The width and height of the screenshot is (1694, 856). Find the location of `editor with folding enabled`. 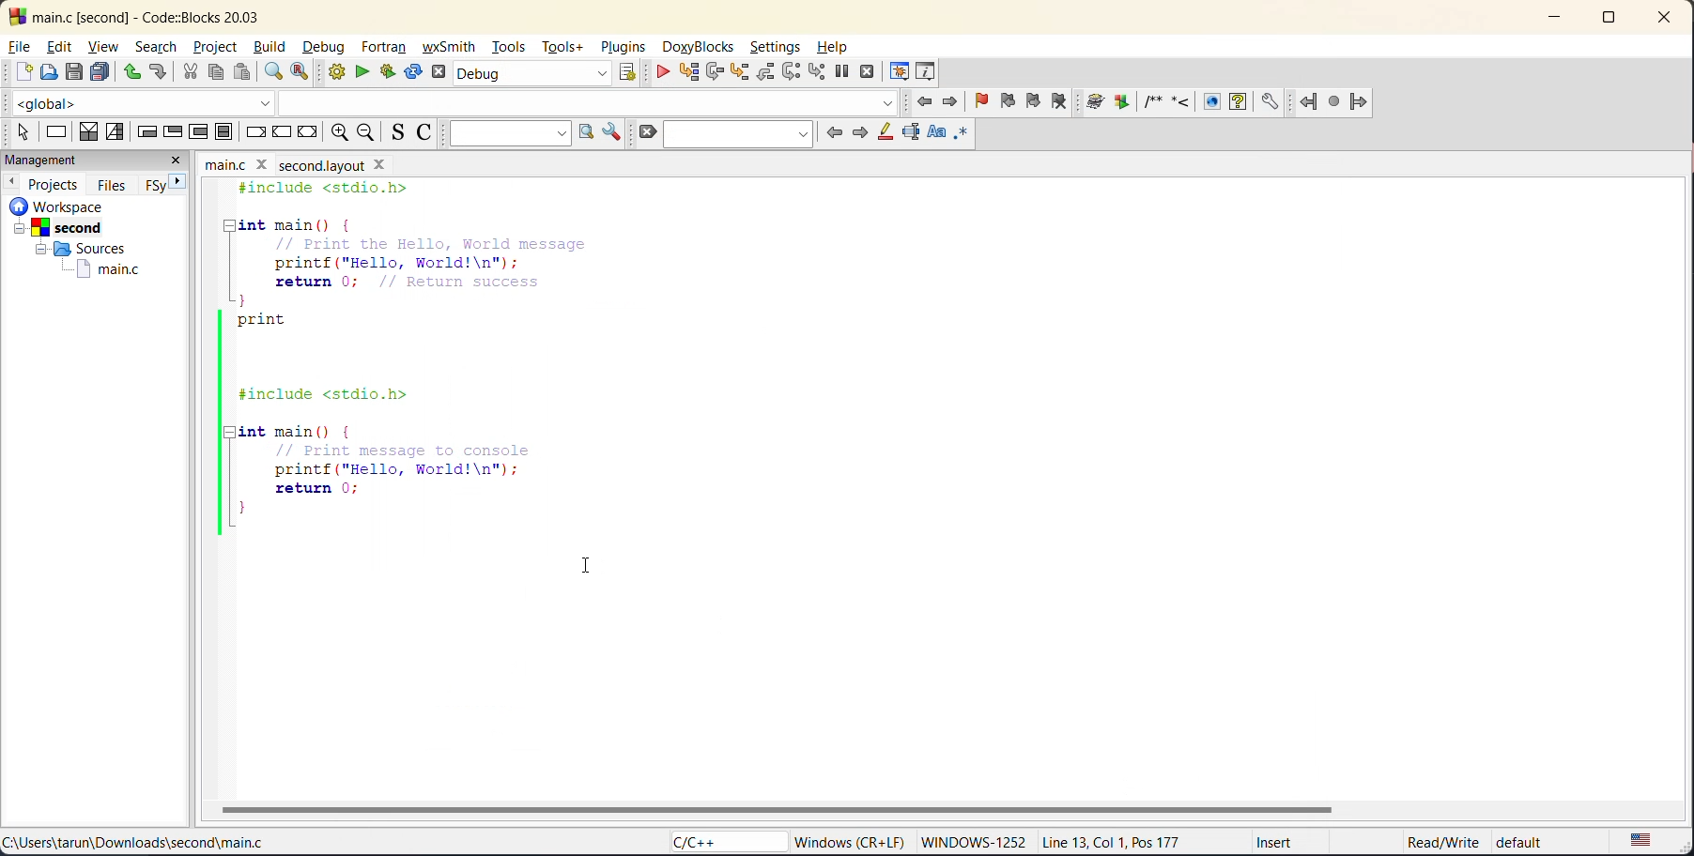

editor with folding enabled is located at coordinates (429, 363).